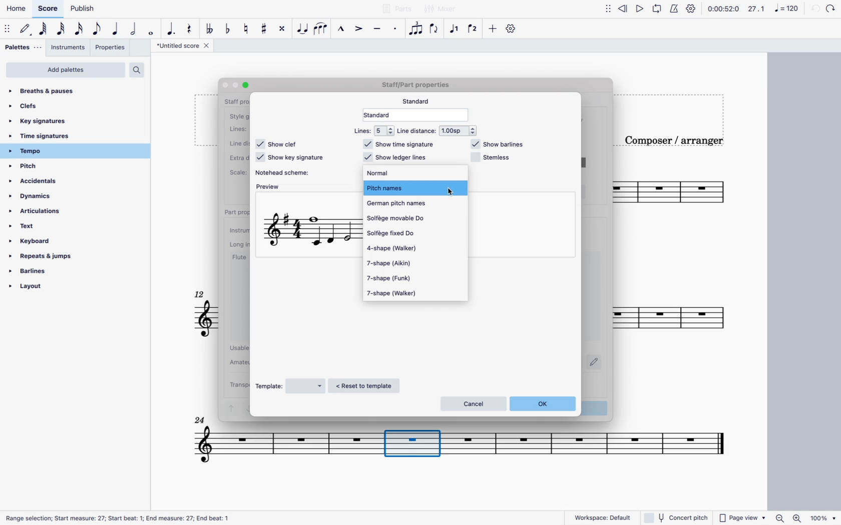 Image resolution: width=841 pixels, height=525 pixels. I want to click on accent, so click(360, 28).